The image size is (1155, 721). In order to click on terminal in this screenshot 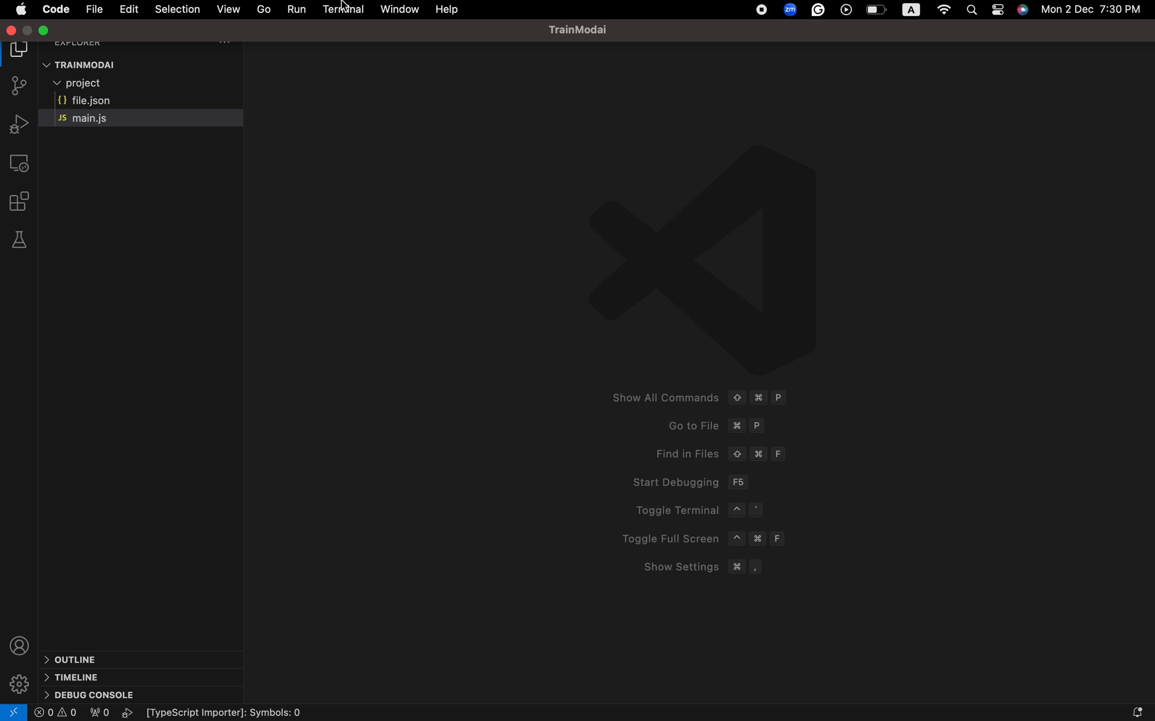, I will do `click(345, 11)`.